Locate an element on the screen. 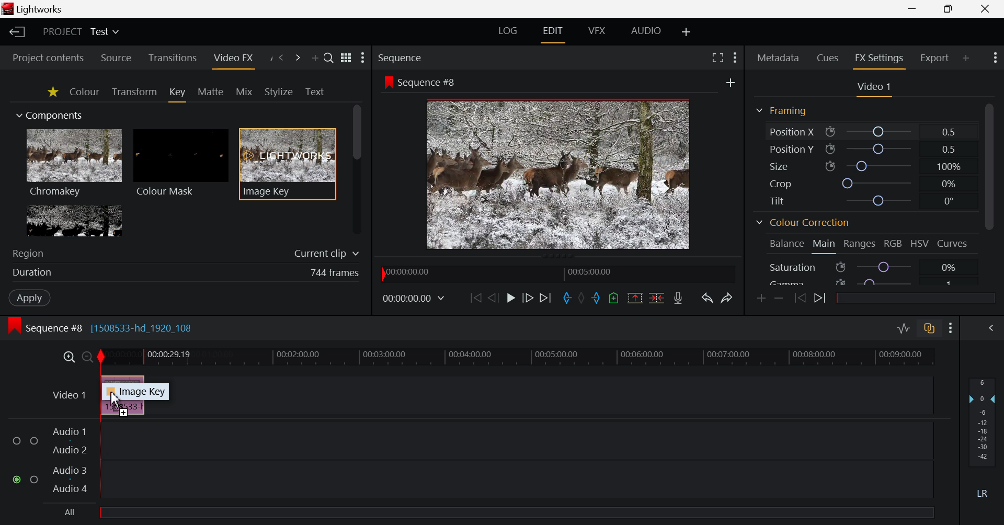  Show Audio Mix is located at coordinates (989, 328).